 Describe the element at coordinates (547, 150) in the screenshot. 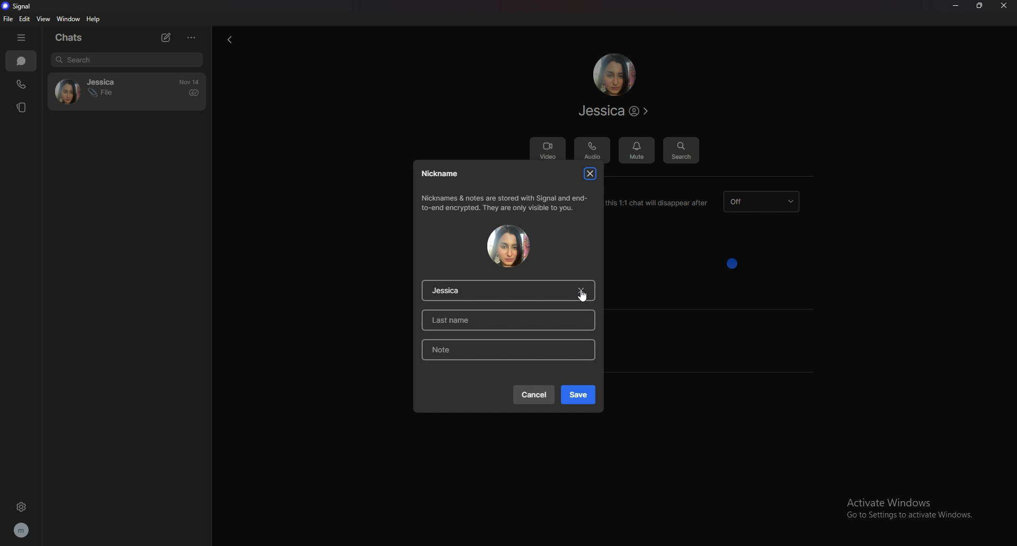

I see `video` at that location.